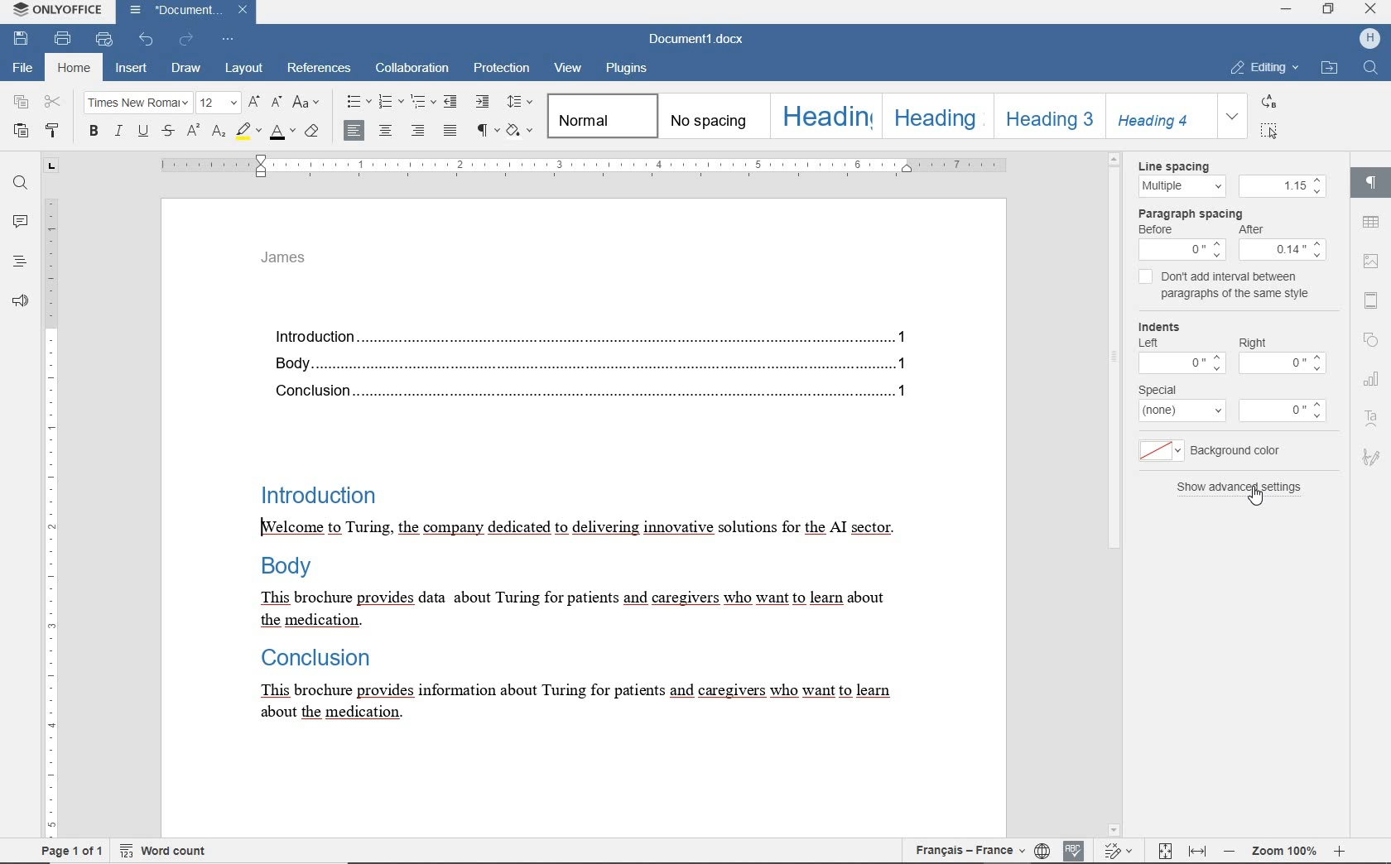  Describe the element at coordinates (520, 102) in the screenshot. I see `paragraph line spacing` at that location.